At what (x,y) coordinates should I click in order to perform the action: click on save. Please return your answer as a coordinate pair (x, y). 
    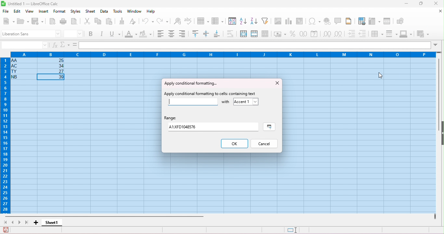
    Looking at the image, I should click on (6, 230).